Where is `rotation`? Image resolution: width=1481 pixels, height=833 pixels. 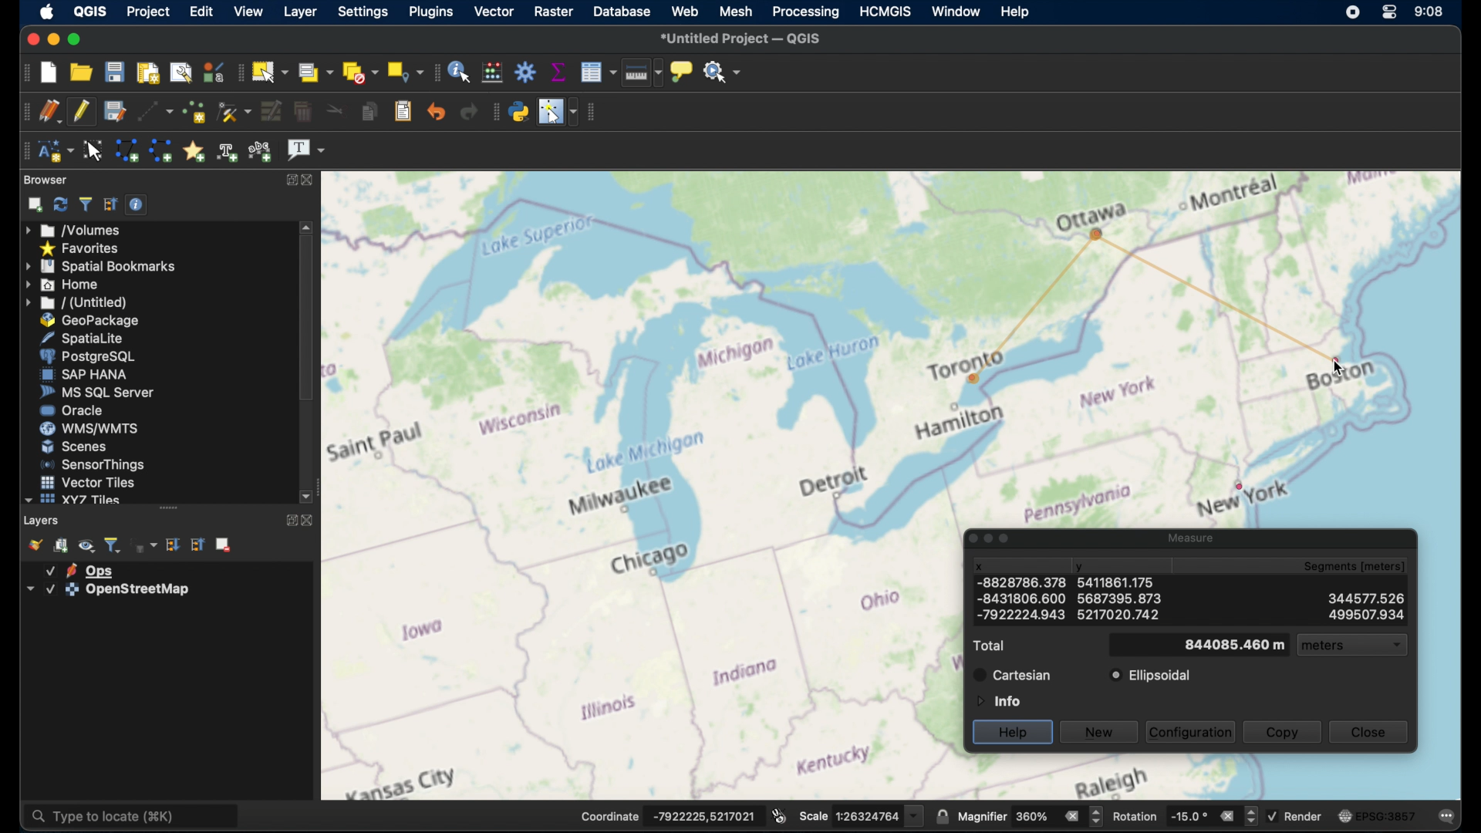 rotation is located at coordinates (1184, 814).